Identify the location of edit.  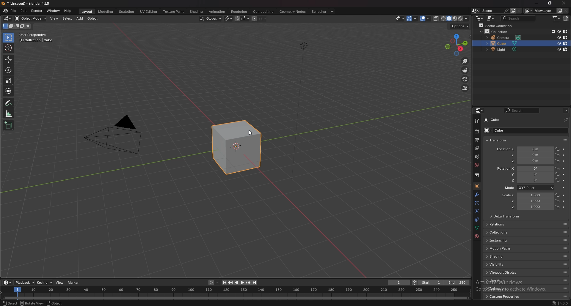
(24, 11).